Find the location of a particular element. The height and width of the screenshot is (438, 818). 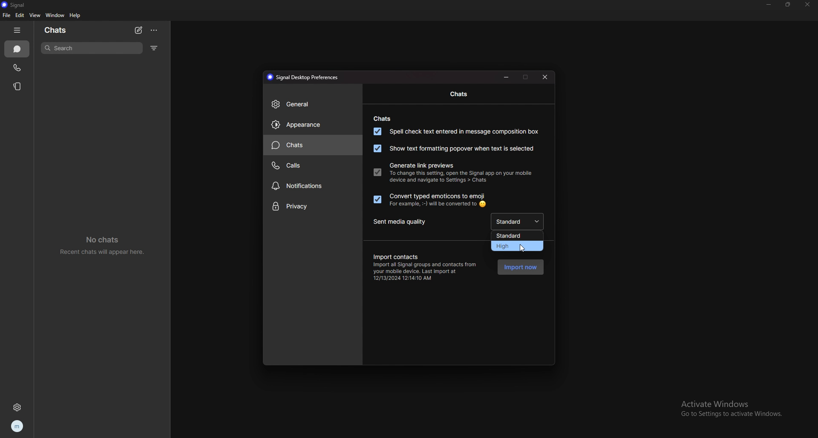

new chat is located at coordinates (138, 31).